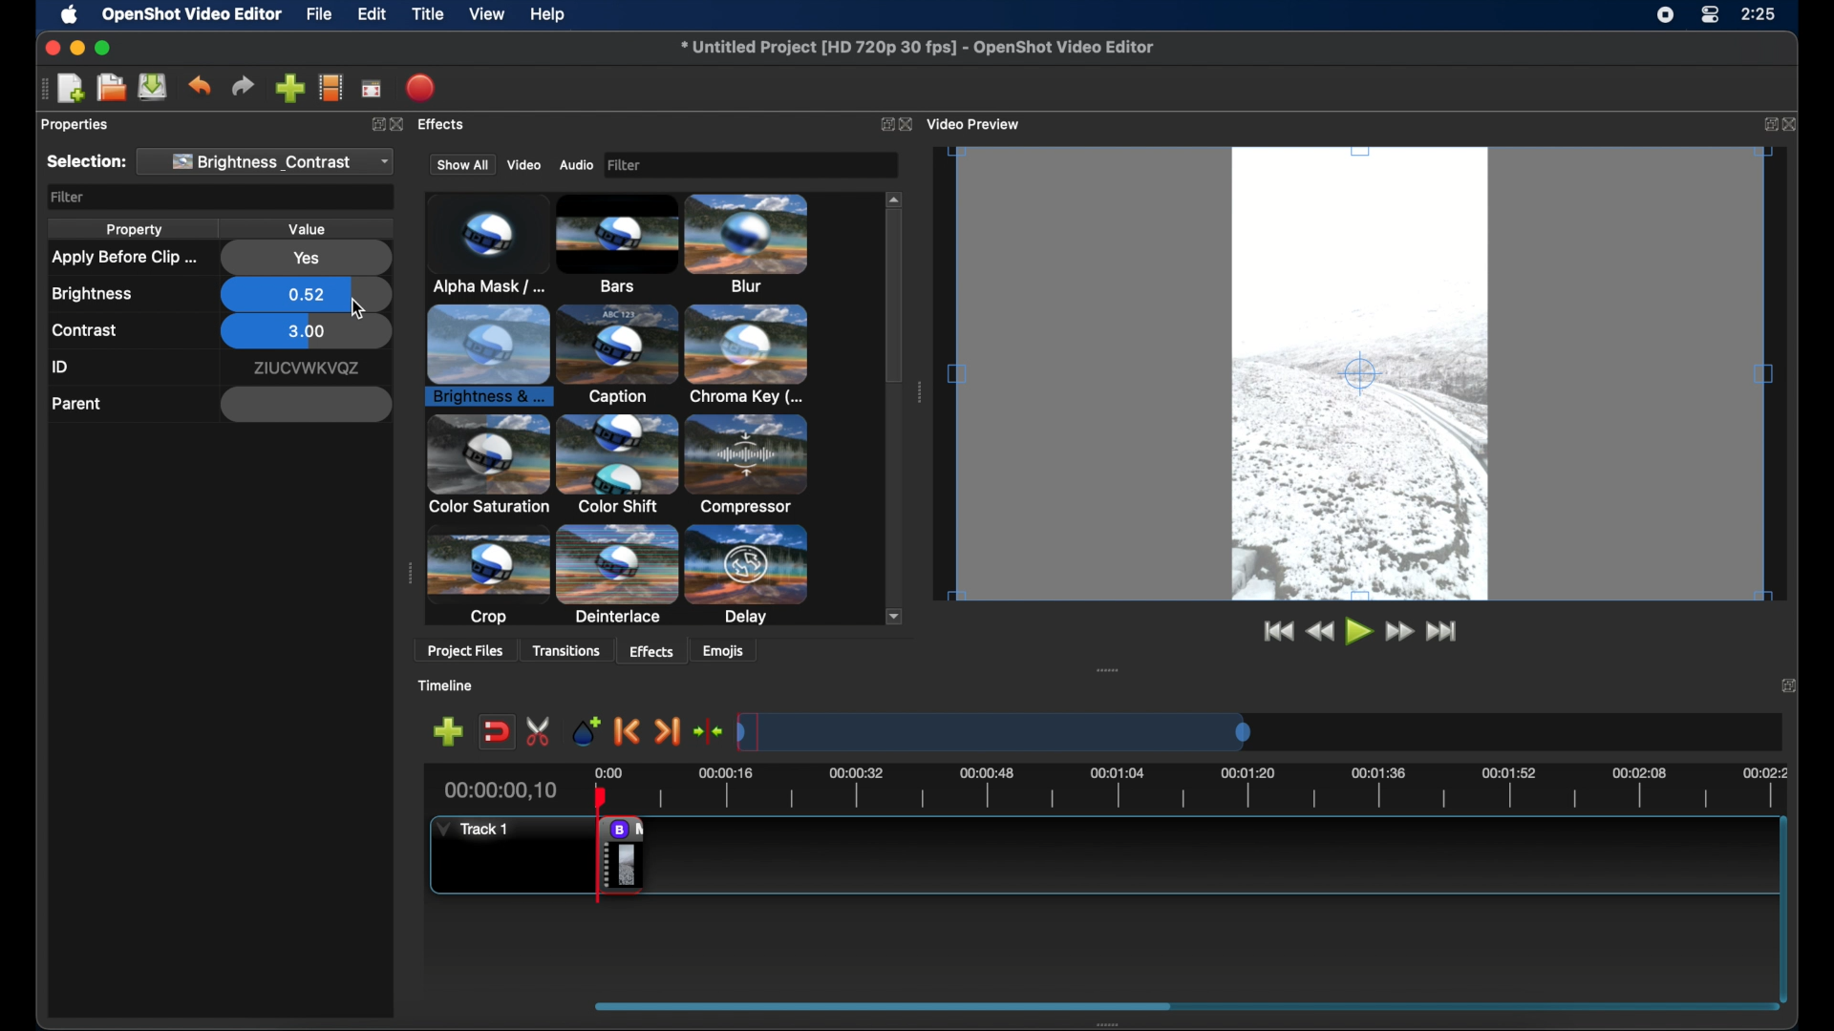 This screenshot has width=1834, height=1031. What do you see at coordinates (580, 728) in the screenshot?
I see `add marker` at bounding box center [580, 728].